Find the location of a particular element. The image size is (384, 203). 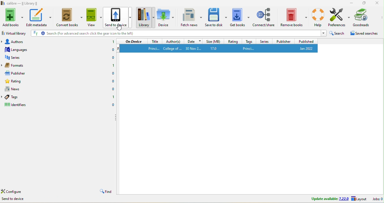

layout is located at coordinates (359, 198).